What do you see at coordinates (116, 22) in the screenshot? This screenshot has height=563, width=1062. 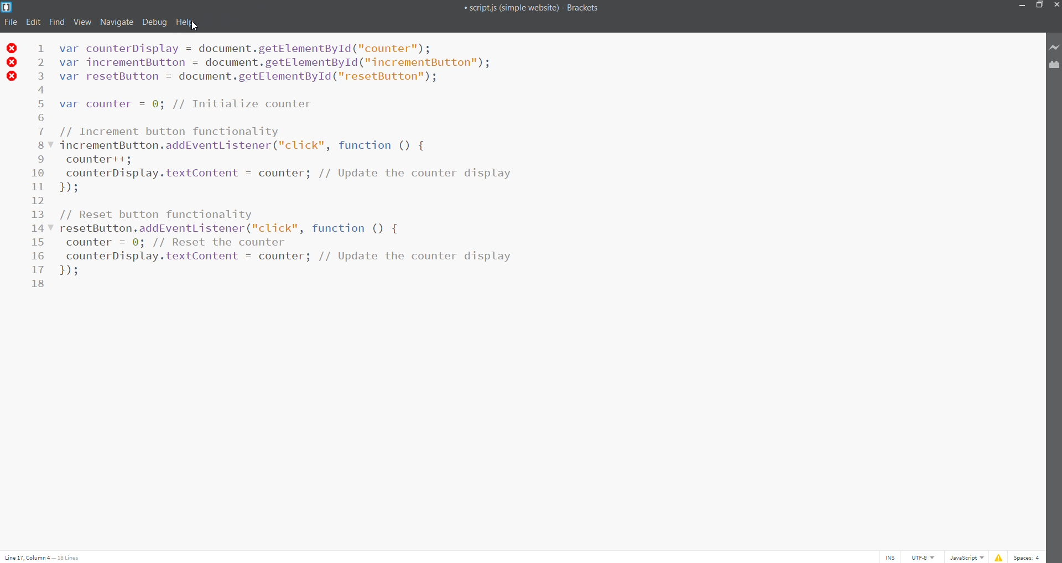 I see `navigate` at bounding box center [116, 22].